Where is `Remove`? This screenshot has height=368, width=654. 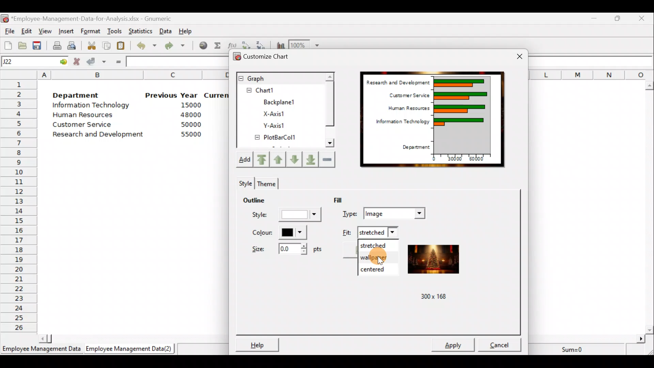
Remove is located at coordinates (328, 160).